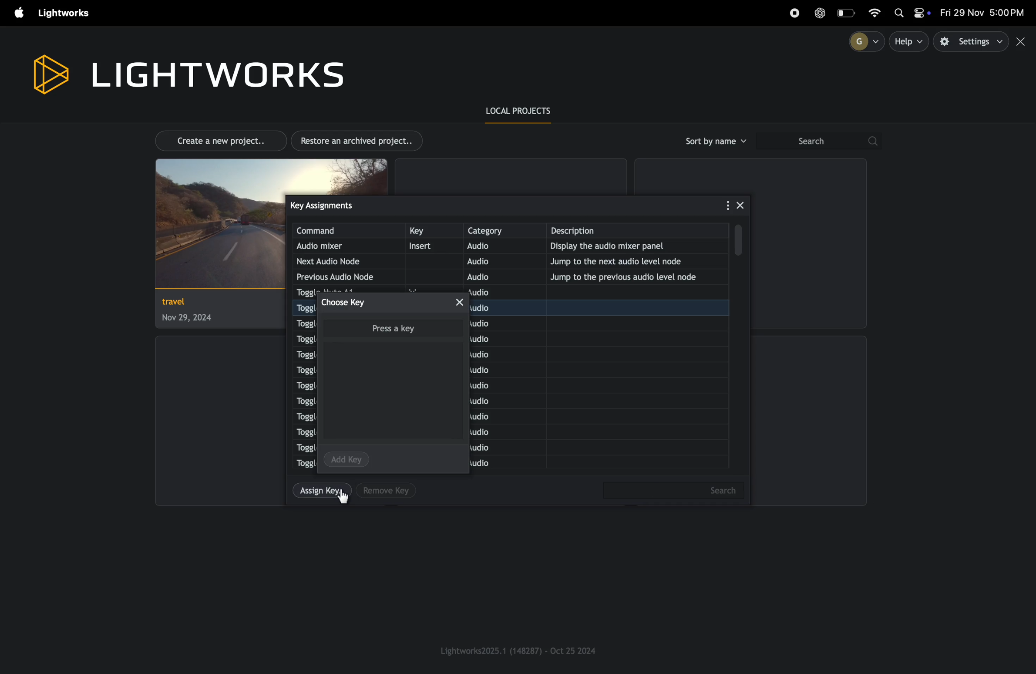 The image size is (1036, 674). What do you see at coordinates (495, 247) in the screenshot?
I see `audio` at bounding box center [495, 247].